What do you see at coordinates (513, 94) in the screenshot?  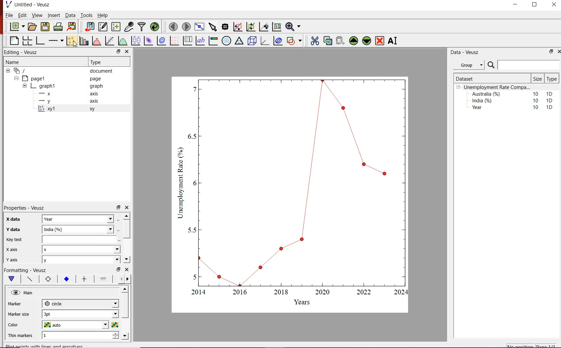 I see `Australia (%) 10 1D` at bounding box center [513, 94].